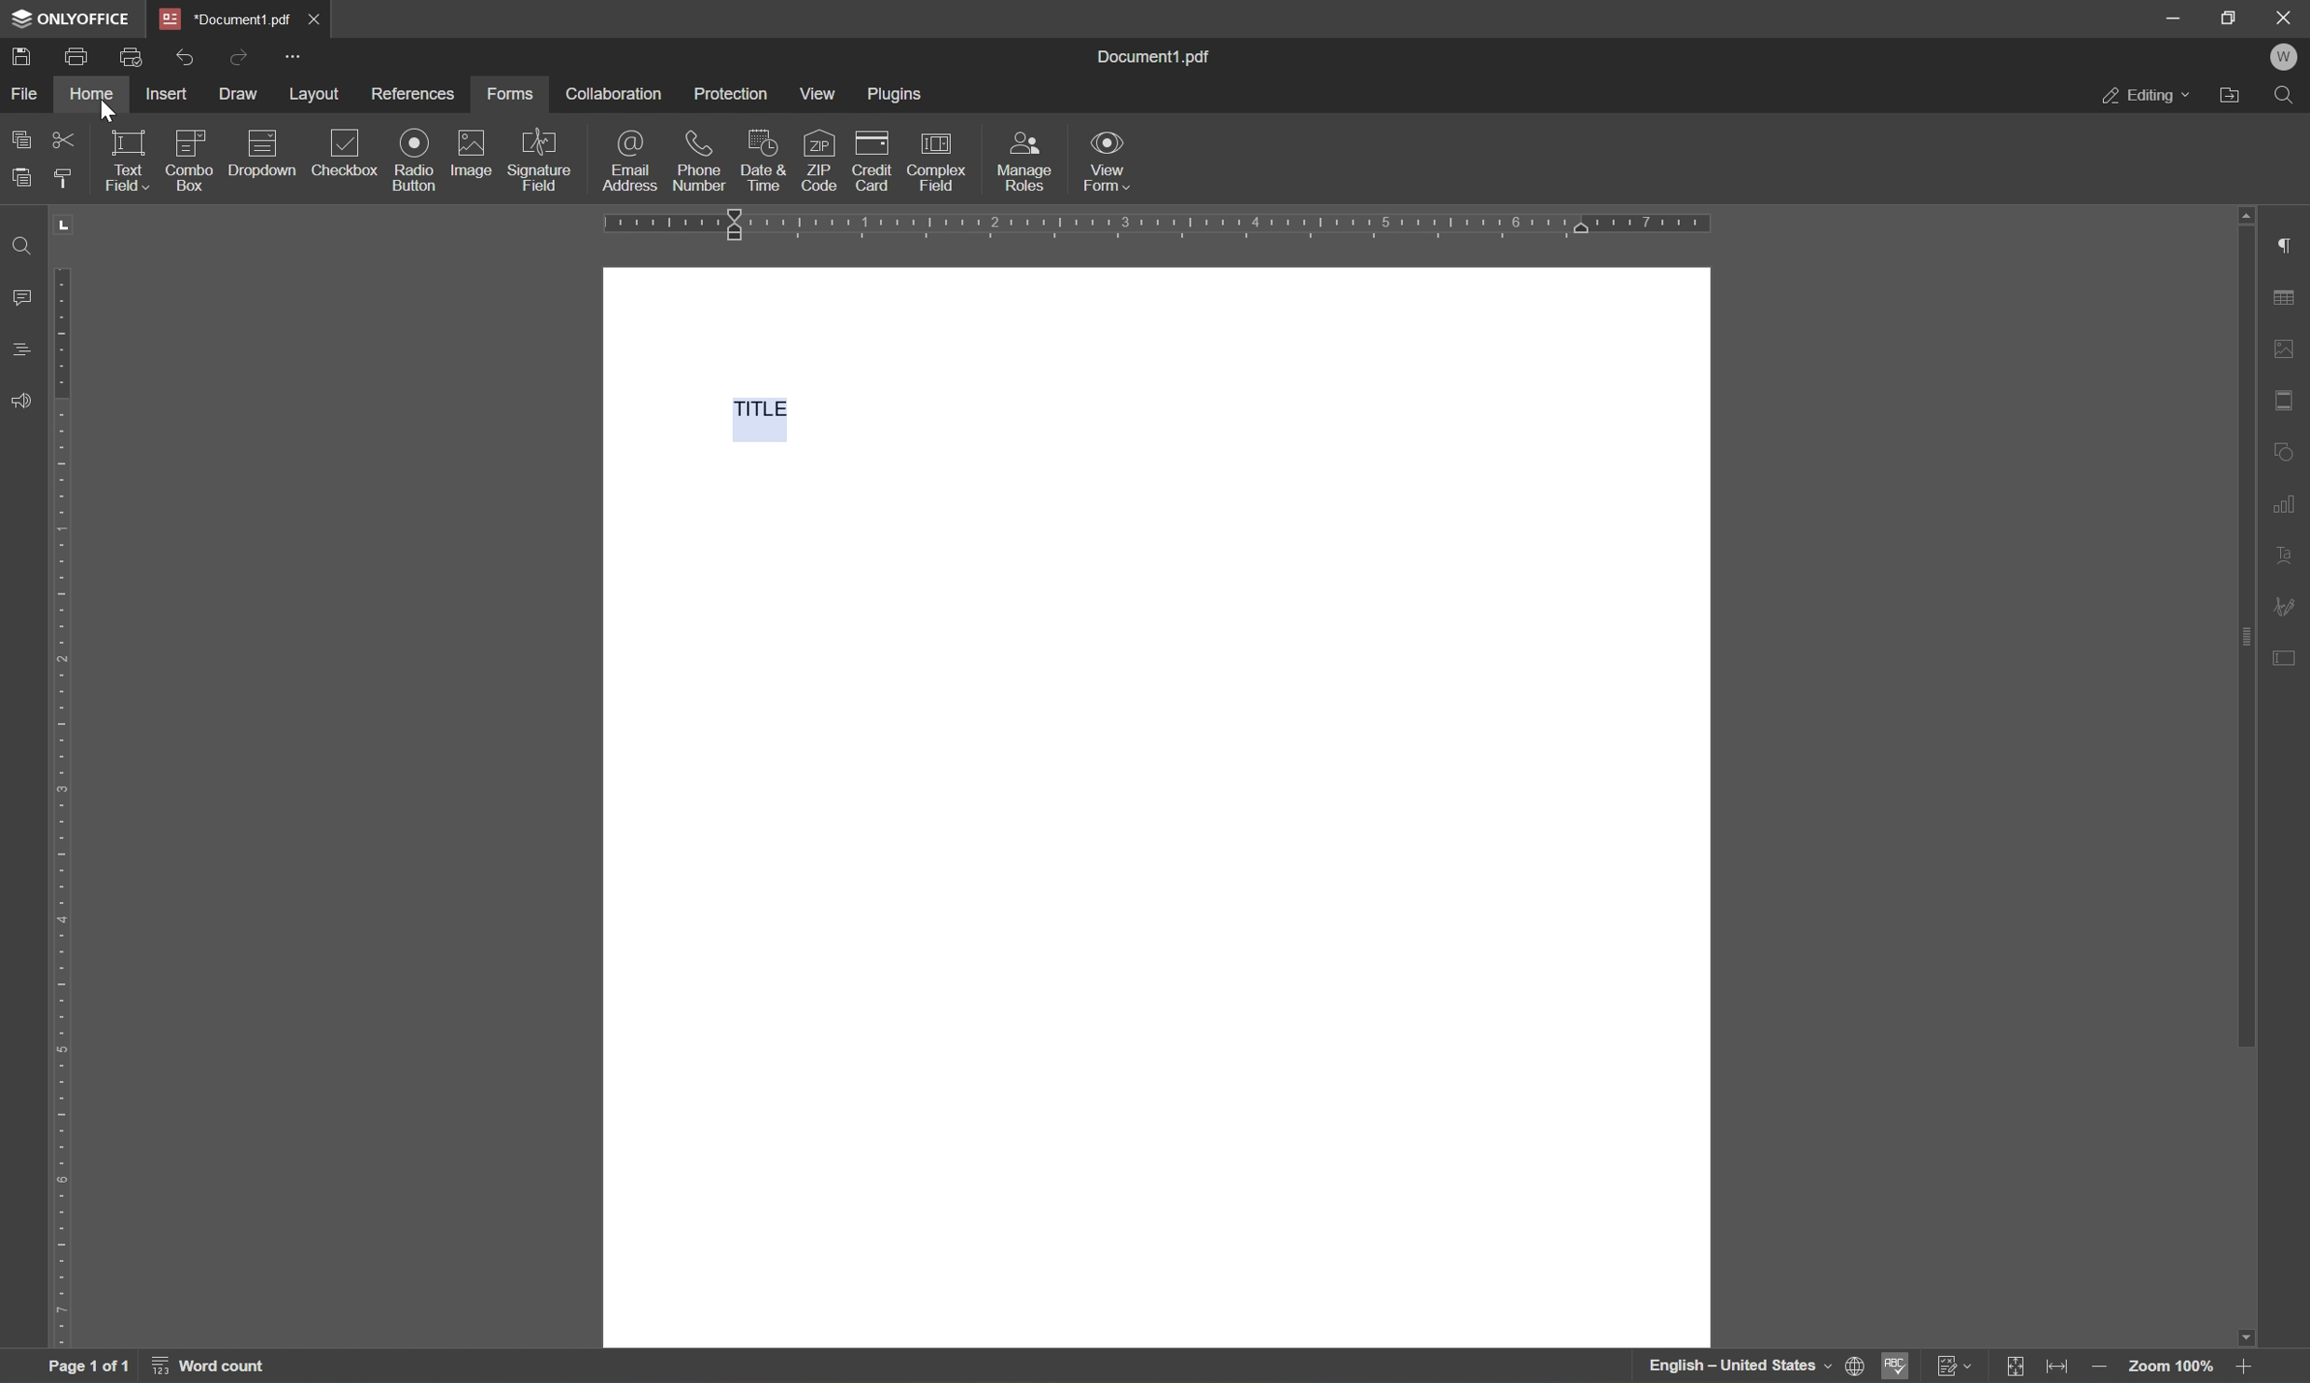 This screenshot has width=2310, height=1383. Describe the element at coordinates (700, 158) in the screenshot. I see `phone number` at that location.